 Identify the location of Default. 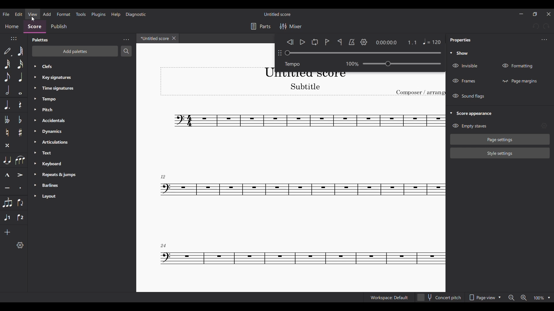
(8, 52).